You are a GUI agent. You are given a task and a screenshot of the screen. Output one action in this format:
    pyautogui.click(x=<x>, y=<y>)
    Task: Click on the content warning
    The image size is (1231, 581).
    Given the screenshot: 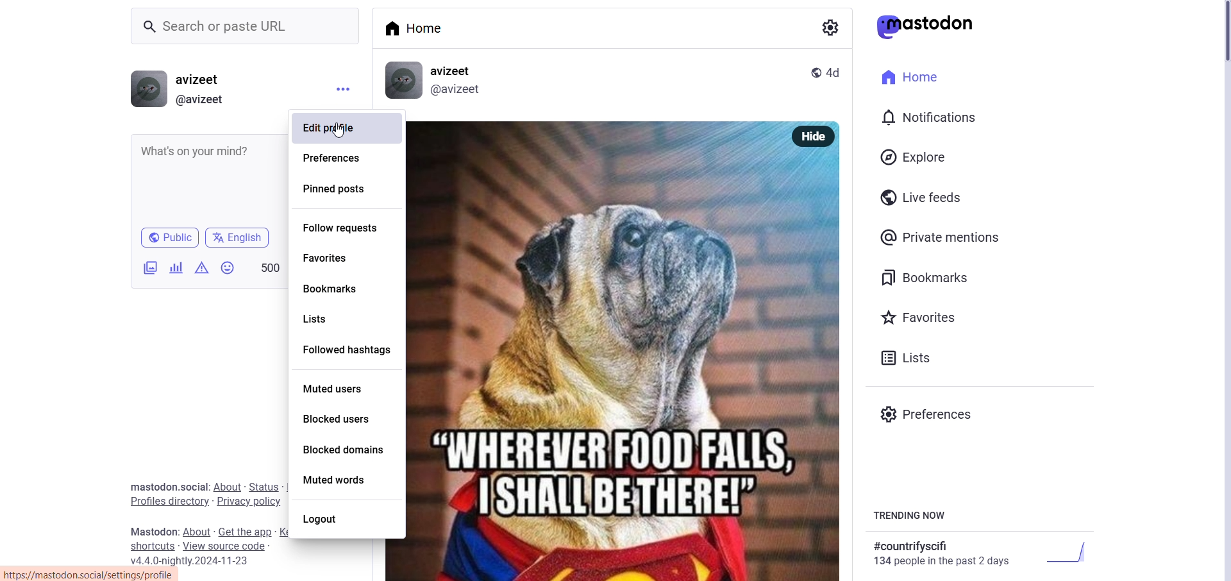 What is the action you would take?
    pyautogui.click(x=200, y=269)
    